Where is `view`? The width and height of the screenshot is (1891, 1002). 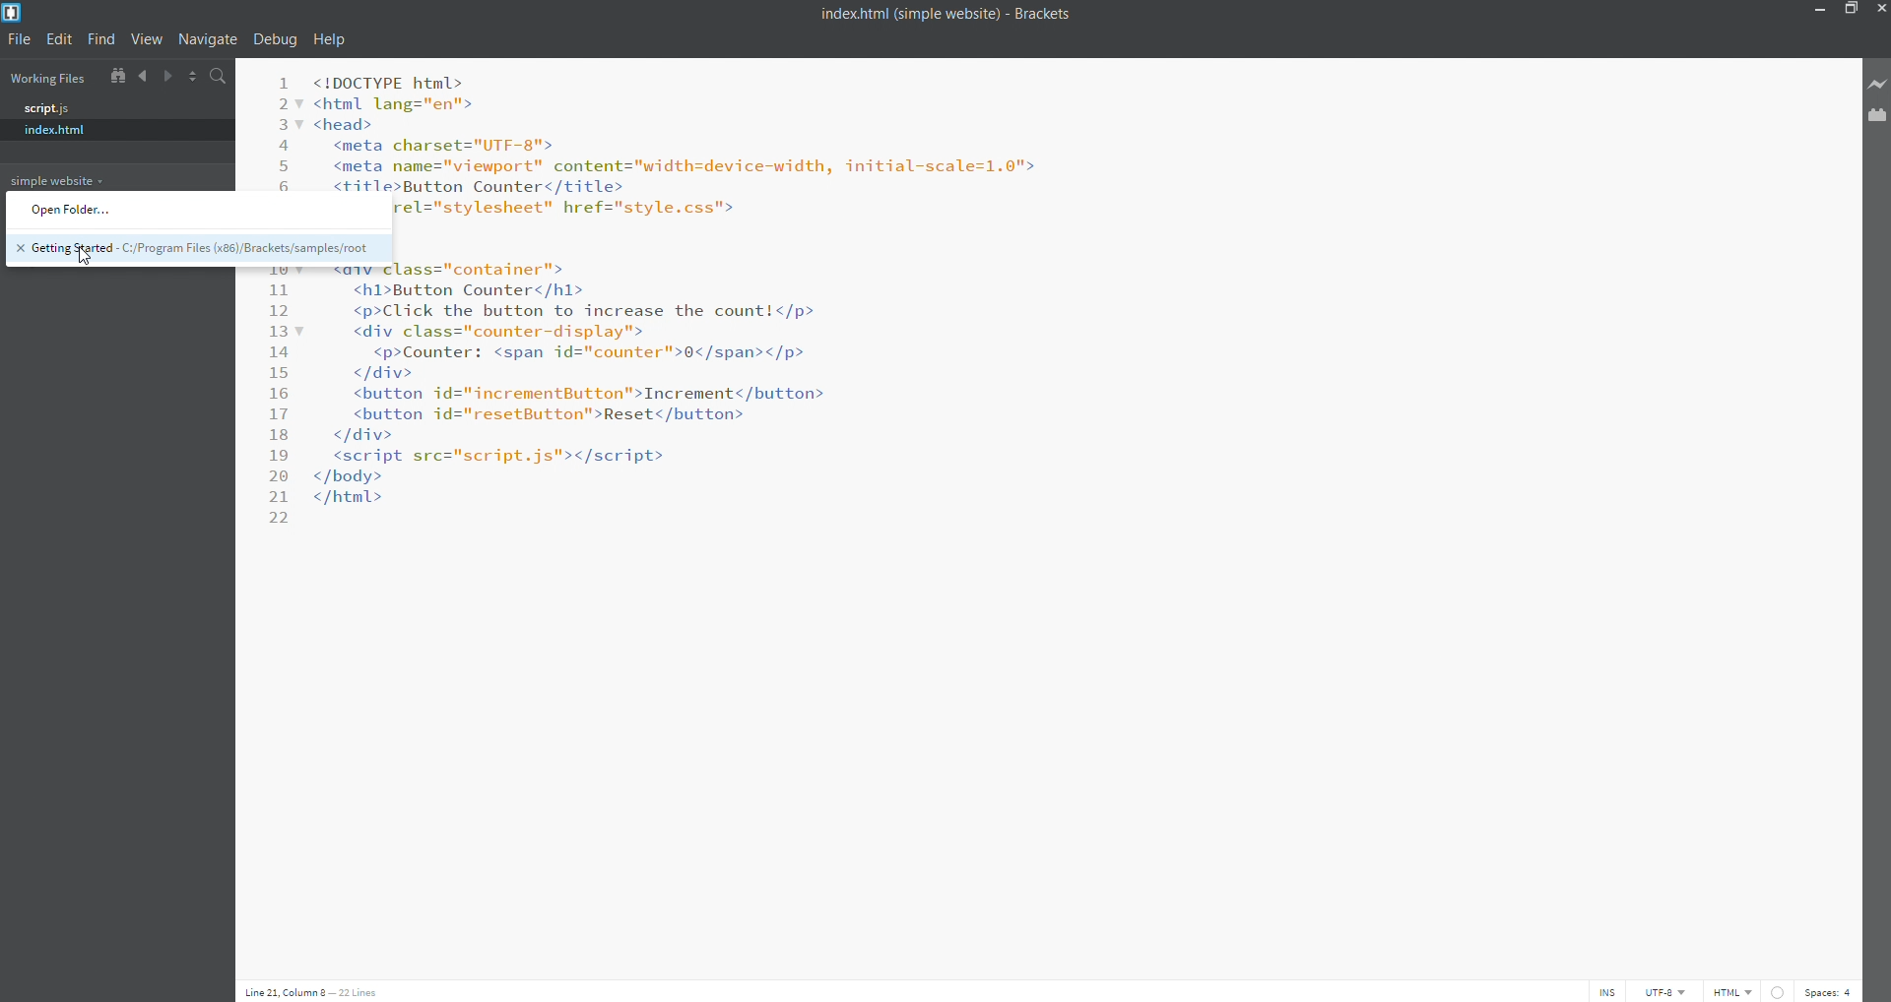
view is located at coordinates (147, 39).